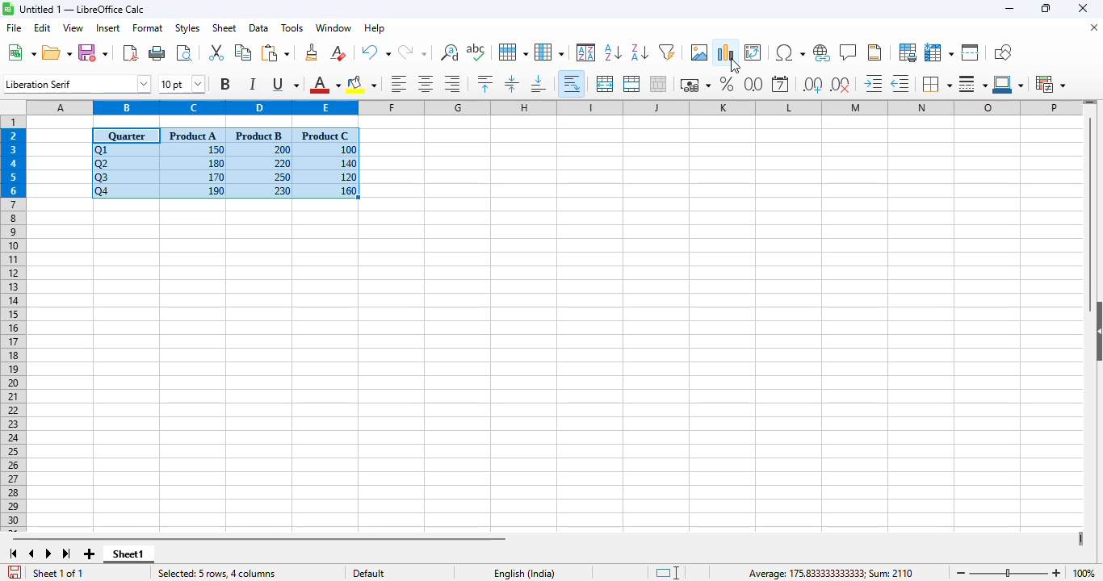 Image resolution: width=1103 pixels, height=581 pixels. What do you see at coordinates (476, 52) in the screenshot?
I see `spelling` at bounding box center [476, 52].